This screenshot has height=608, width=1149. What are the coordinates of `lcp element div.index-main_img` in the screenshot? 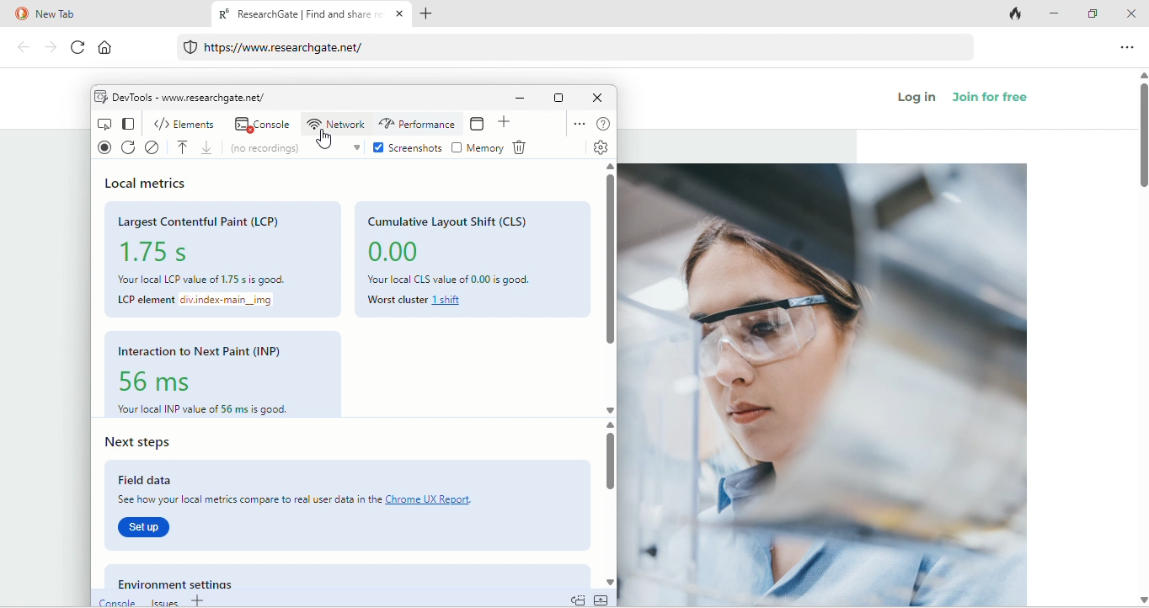 It's located at (196, 301).